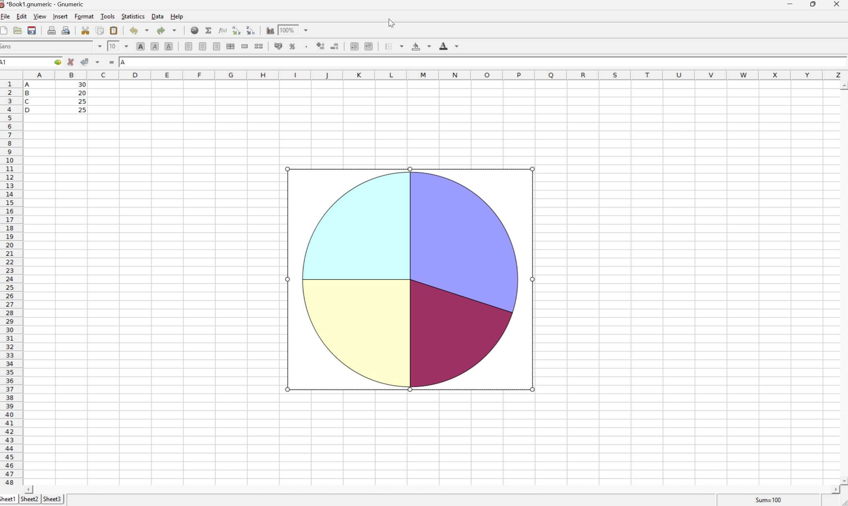  What do you see at coordinates (66, 30) in the screenshot?
I see `Print preview` at bounding box center [66, 30].